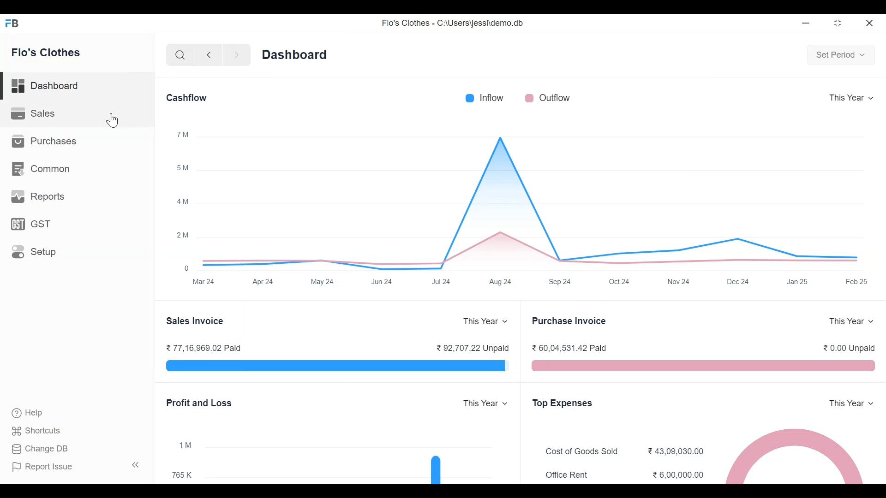 The image size is (886, 498). Describe the element at coordinates (40, 449) in the screenshot. I see `Change DB` at that location.